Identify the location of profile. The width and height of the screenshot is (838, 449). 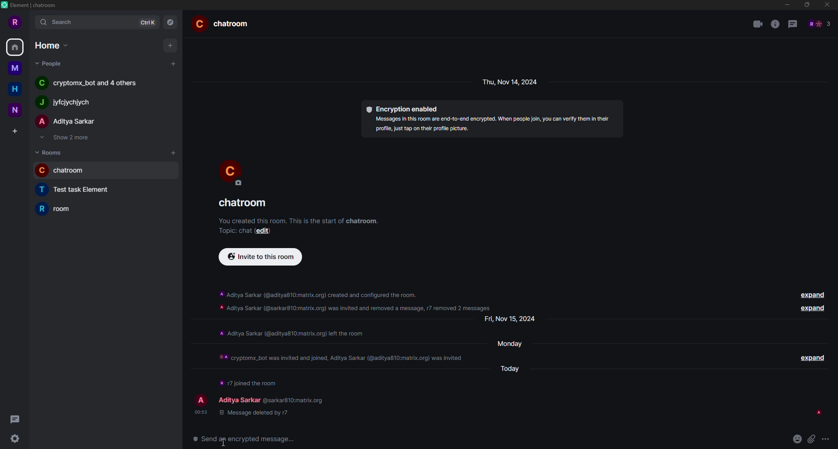
(16, 22).